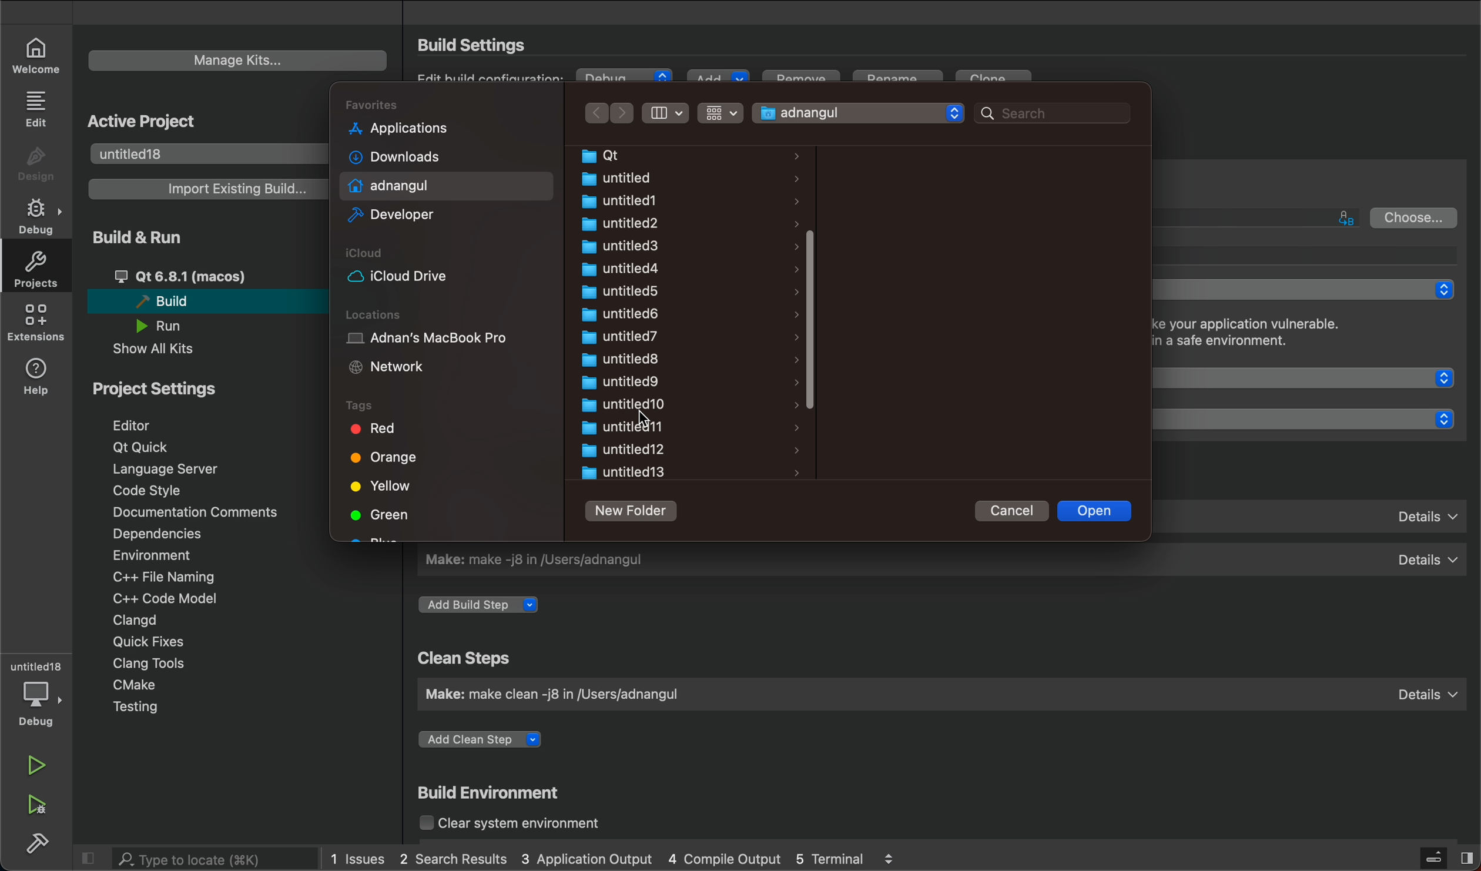  I want to click on 4 Compile Output, so click(724, 859).